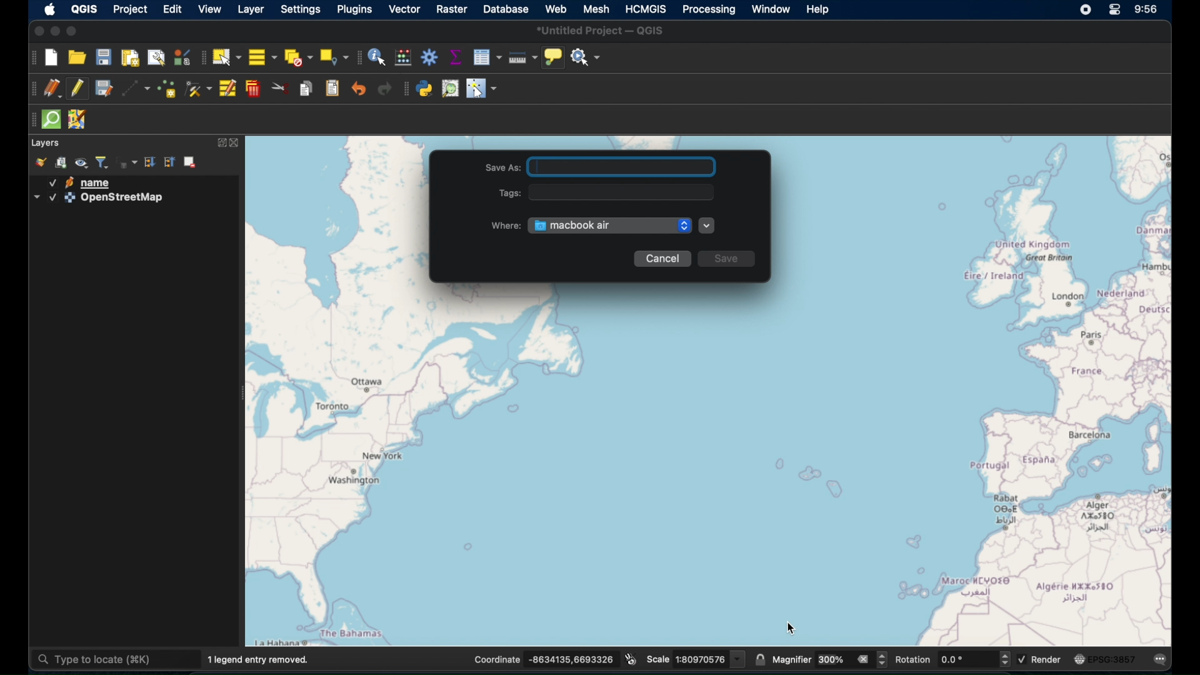 Image resolution: width=1200 pixels, height=675 pixels. I want to click on modify attributes , so click(226, 89).